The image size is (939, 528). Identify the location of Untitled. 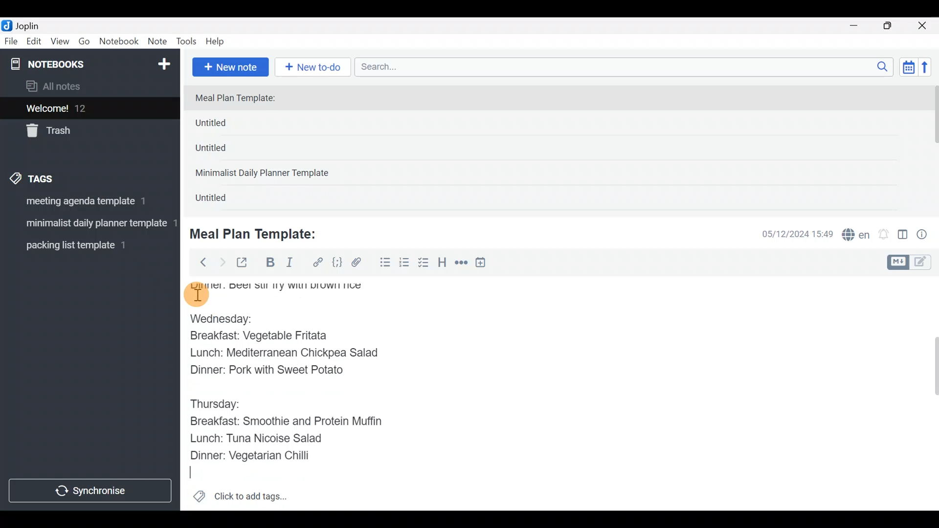
(224, 151).